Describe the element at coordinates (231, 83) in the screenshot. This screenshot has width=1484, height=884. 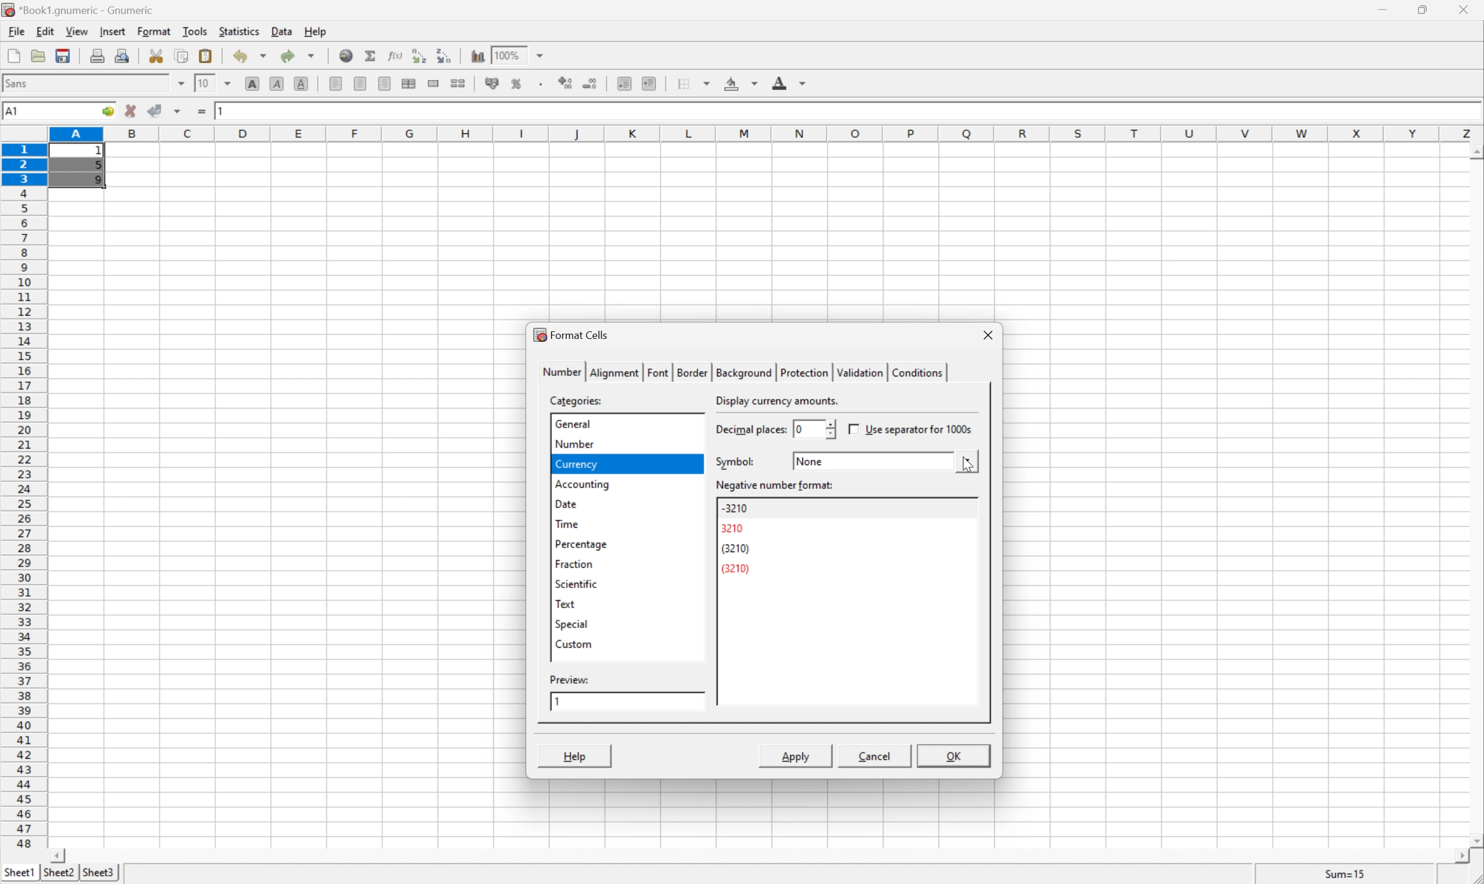
I see `drop down` at that location.